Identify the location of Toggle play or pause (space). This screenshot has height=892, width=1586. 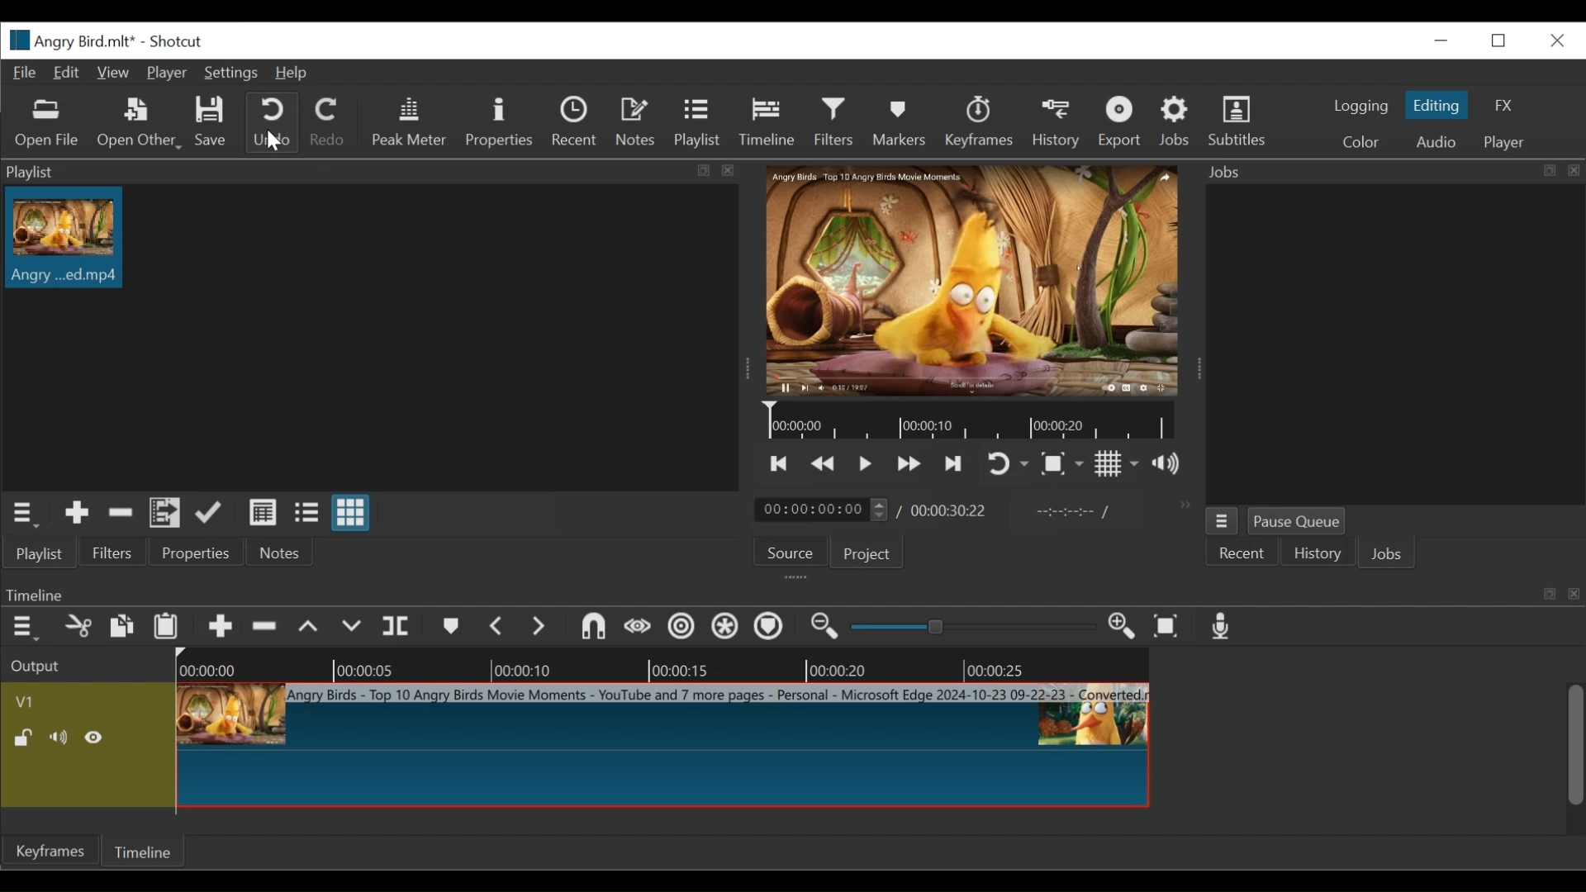
(865, 464).